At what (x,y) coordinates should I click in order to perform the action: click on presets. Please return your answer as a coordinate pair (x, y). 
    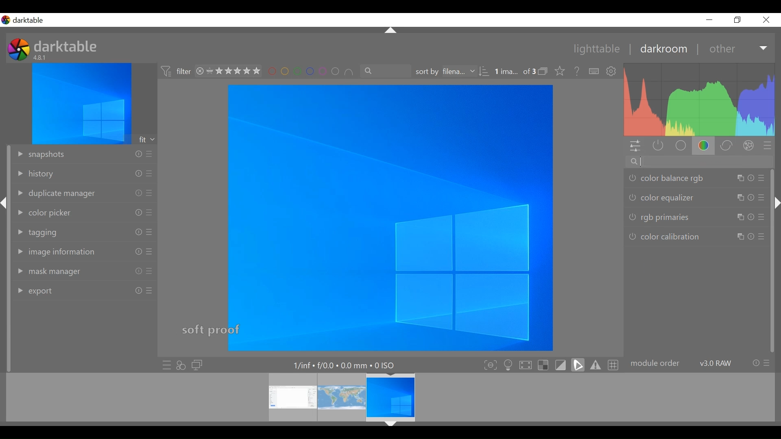
    Looking at the image, I should click on (761, 217).